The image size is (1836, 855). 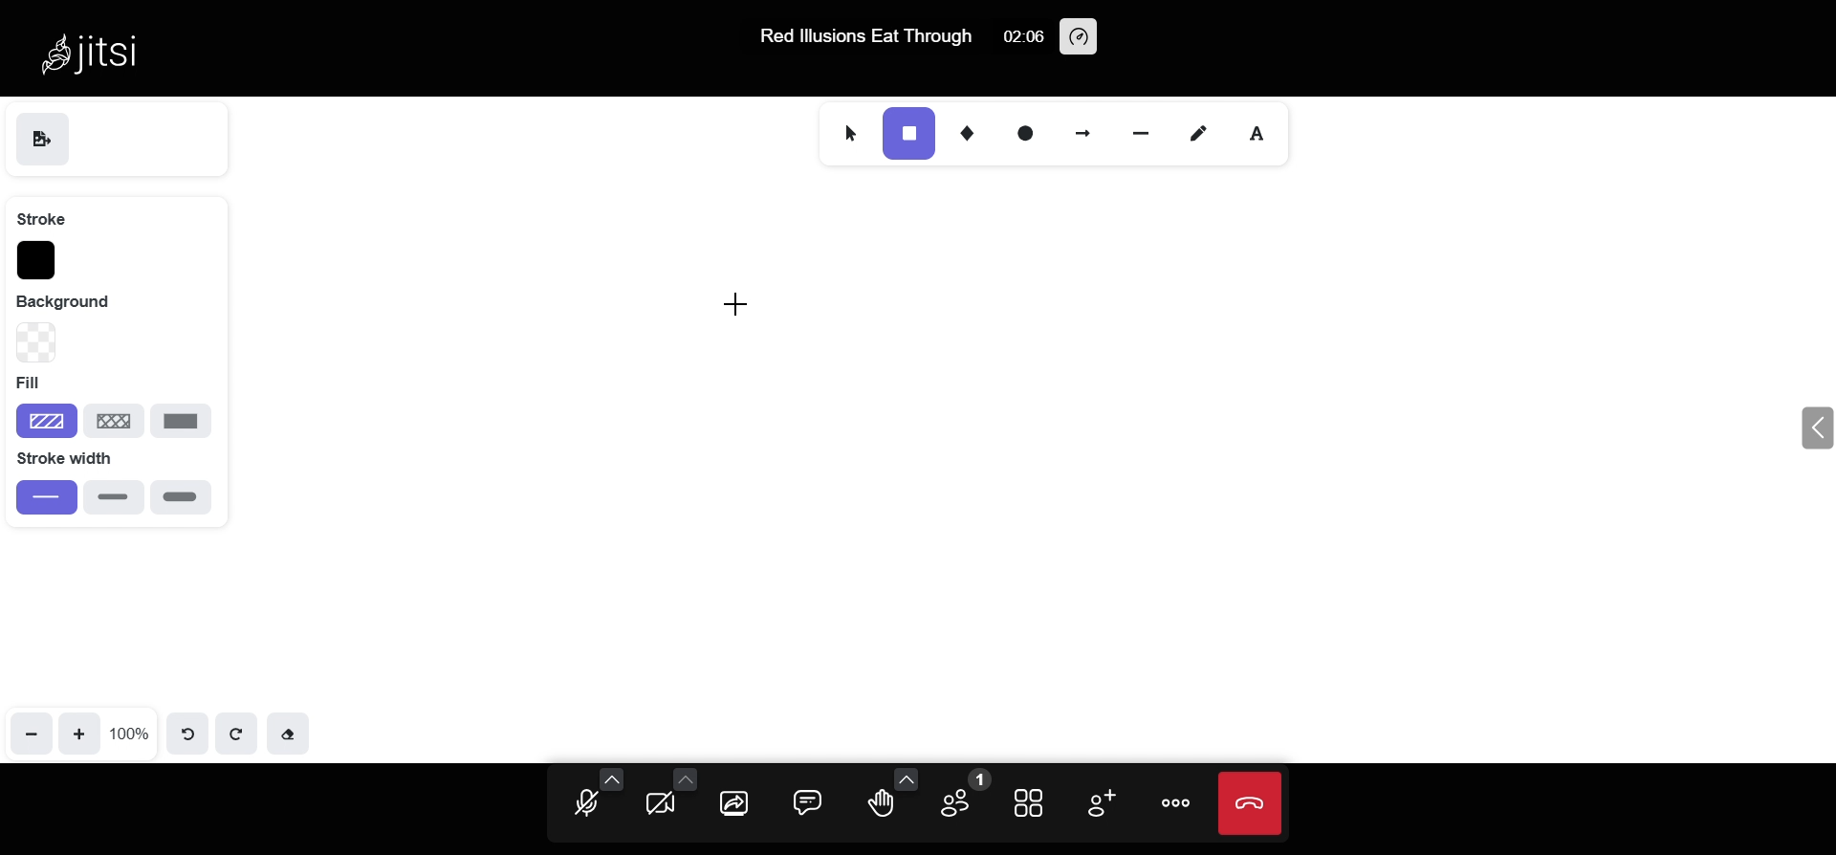 What do you see at coordinates (907, 133) in the screenshot?
I see `rectangle` at bounding box center [907, 133].